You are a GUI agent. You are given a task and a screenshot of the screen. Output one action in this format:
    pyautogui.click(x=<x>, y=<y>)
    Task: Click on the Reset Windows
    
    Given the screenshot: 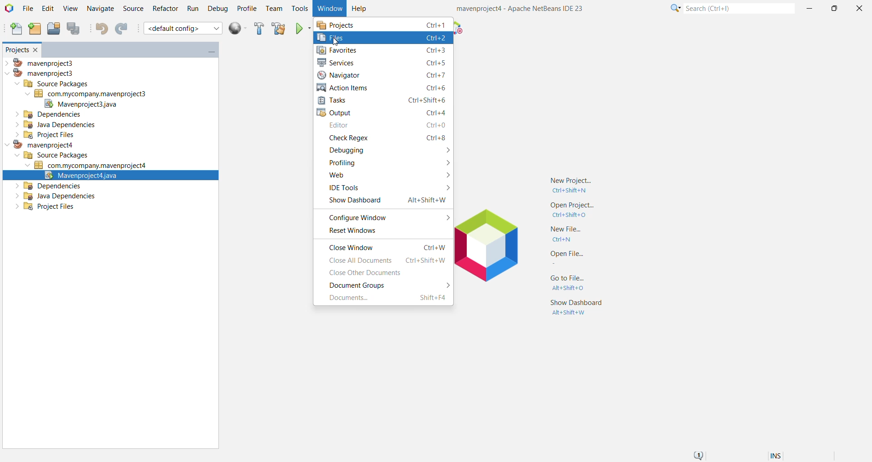 What is the action you would take?
    pyautogui.click(x=352, y=231)
    